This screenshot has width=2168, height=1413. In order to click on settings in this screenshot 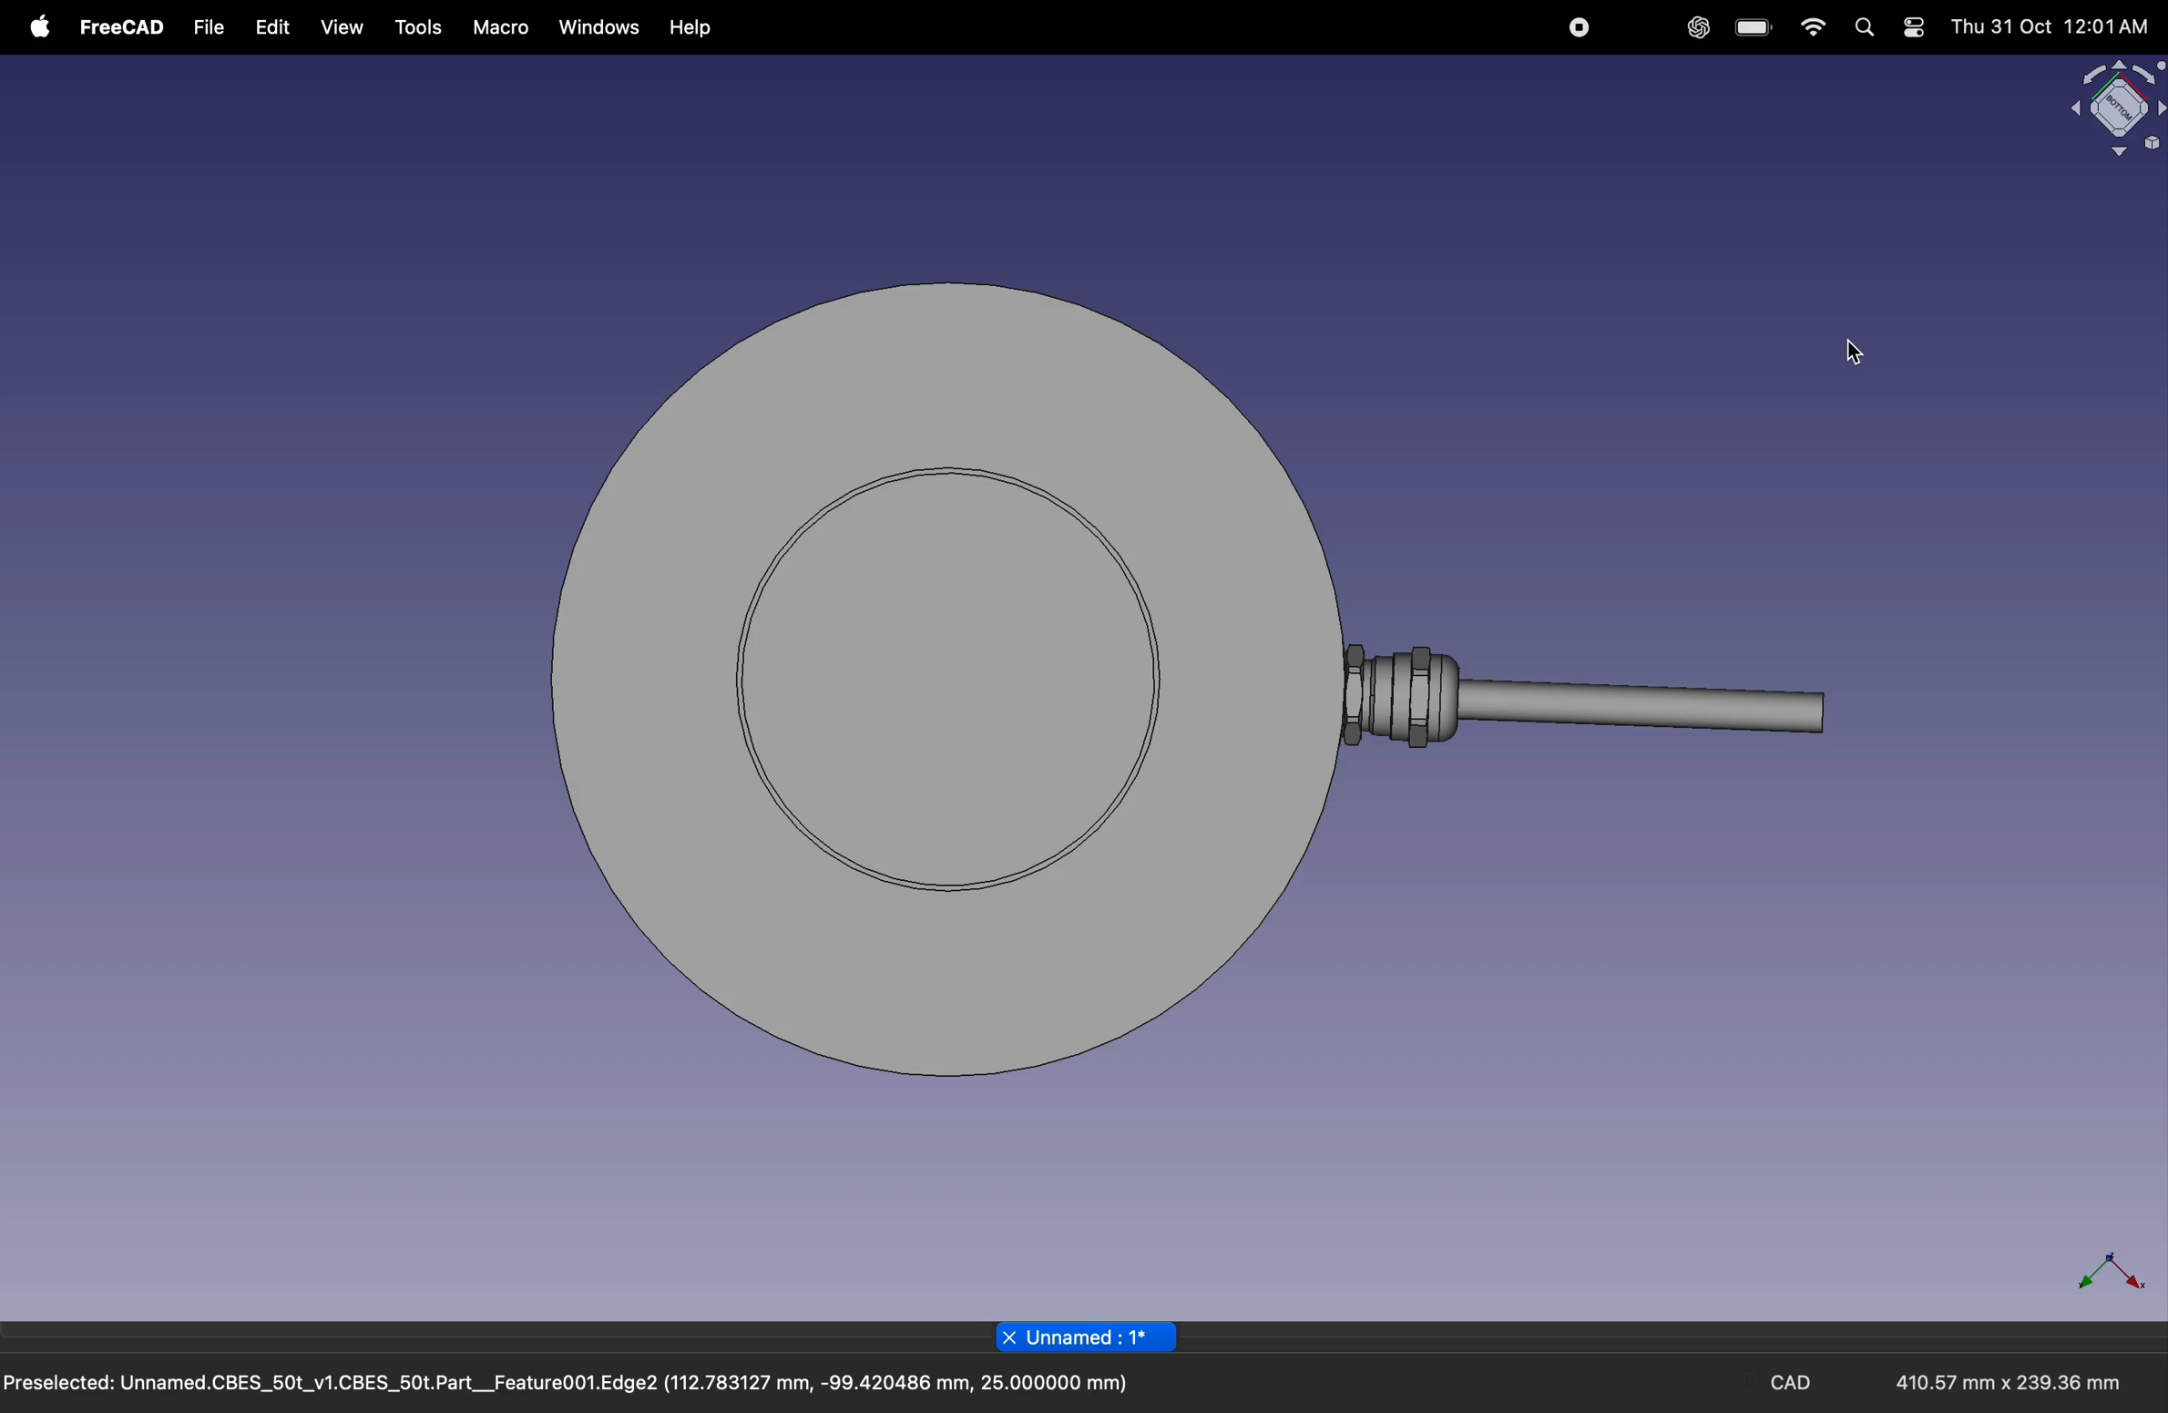, I will do `click(1914, 30)`.